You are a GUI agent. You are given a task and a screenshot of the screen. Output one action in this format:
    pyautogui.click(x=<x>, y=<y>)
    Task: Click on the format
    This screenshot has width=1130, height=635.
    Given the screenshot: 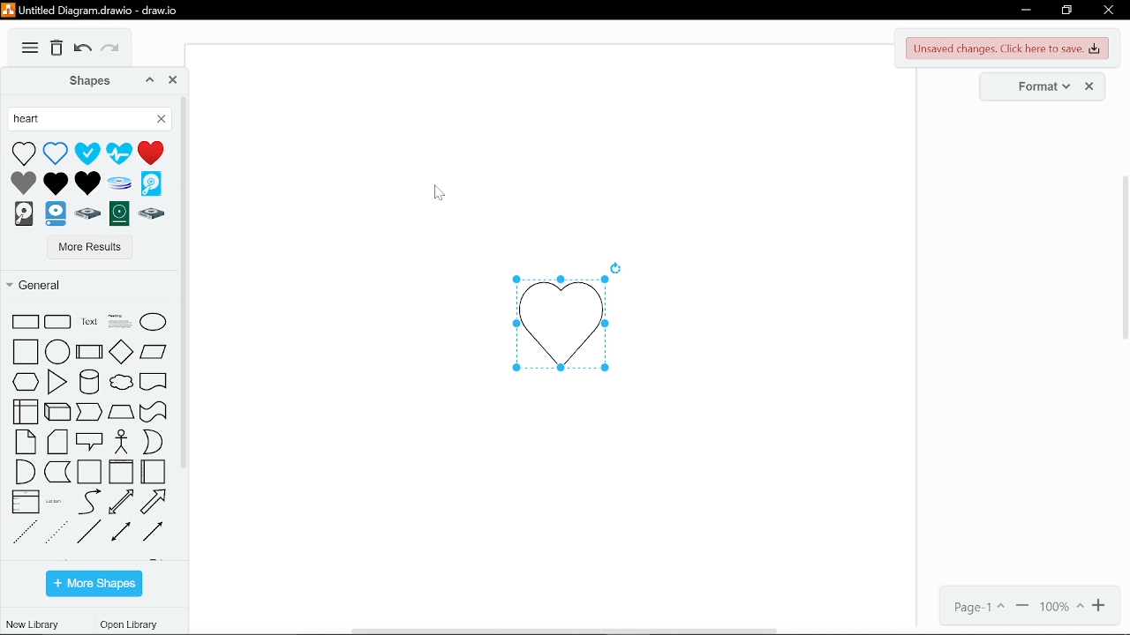 What is the action you would take?
    pyautogui.click(x=1037, y=86)
    